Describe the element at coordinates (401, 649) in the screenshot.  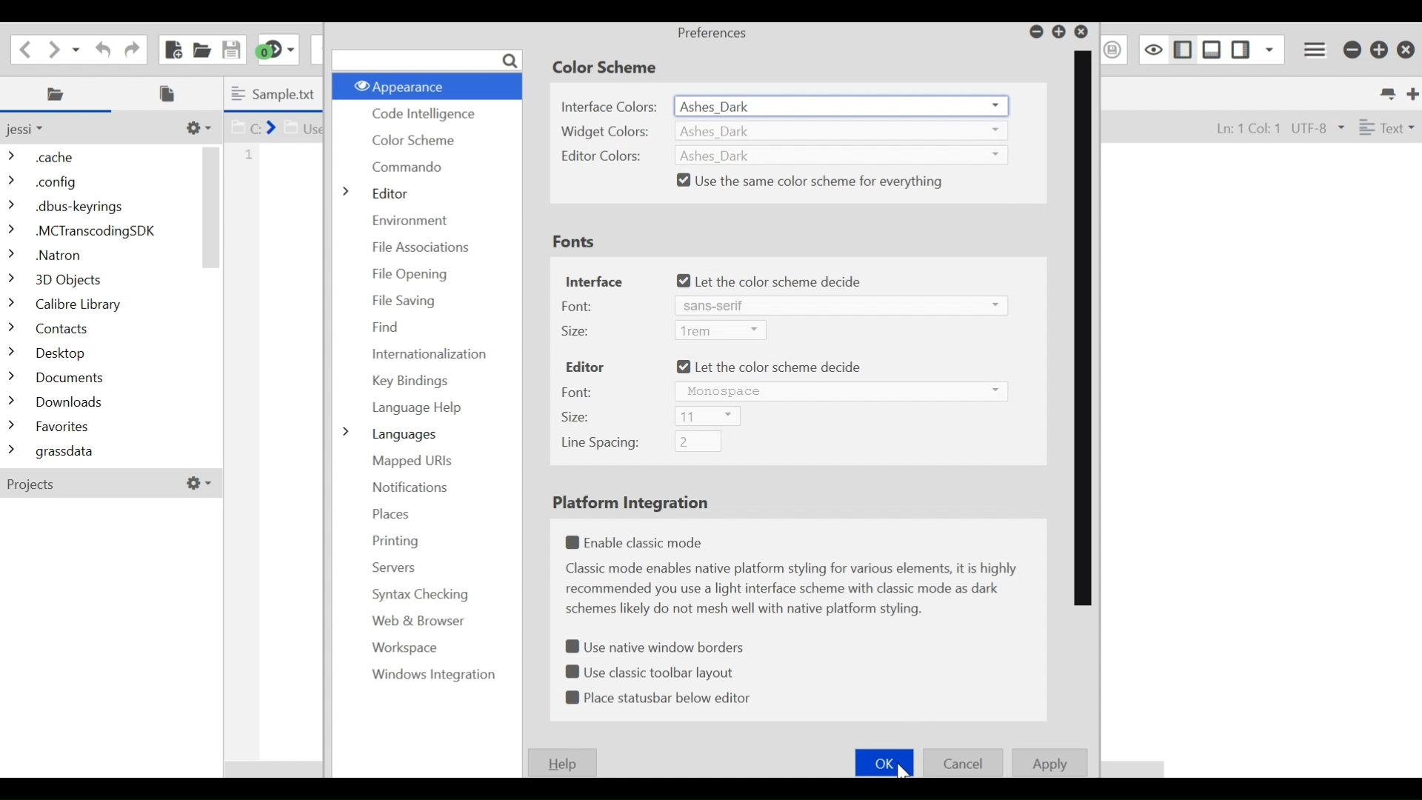
I see `Workplace` at that location.